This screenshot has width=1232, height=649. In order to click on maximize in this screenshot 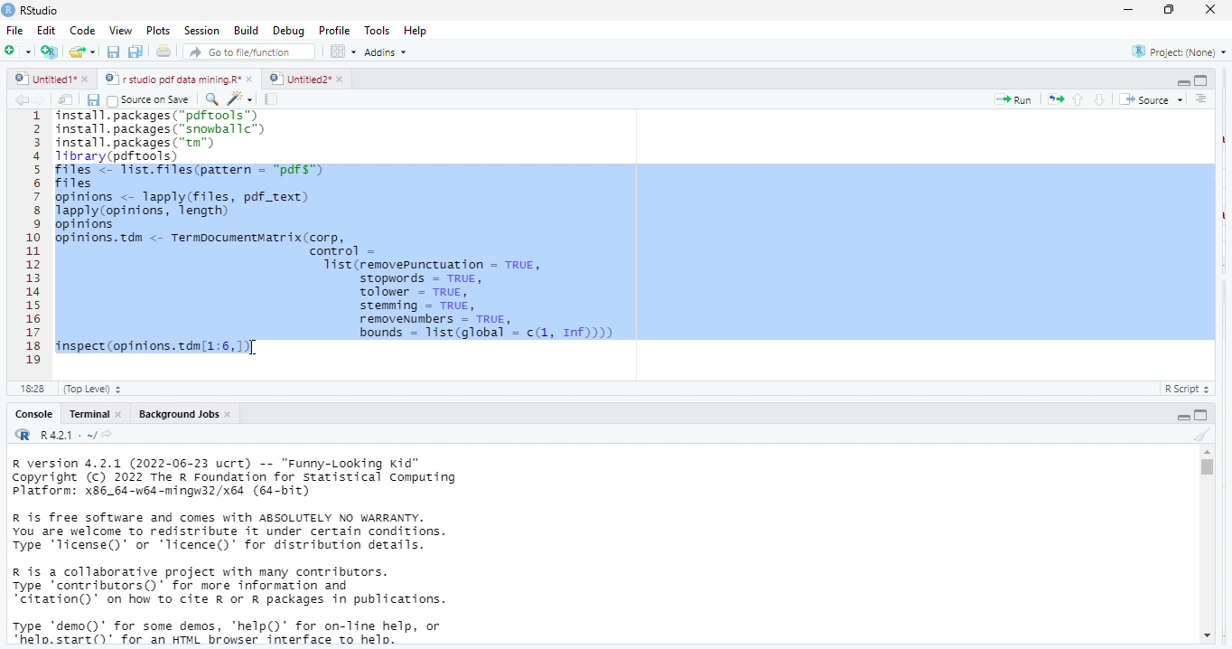, I will do `click(1171, 11)`.